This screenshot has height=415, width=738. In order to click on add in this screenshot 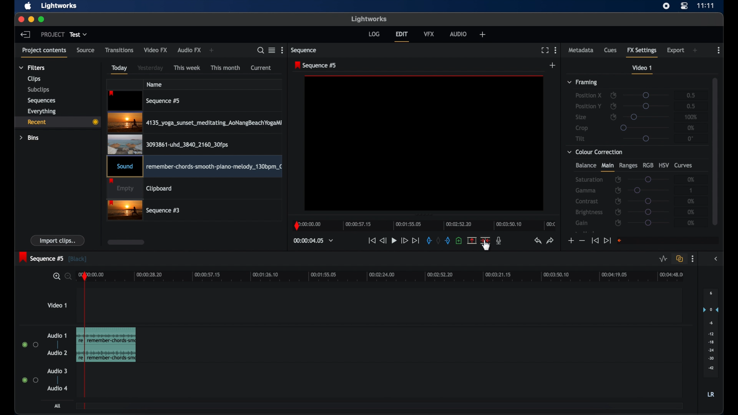, I will do `click(213, 50)`.